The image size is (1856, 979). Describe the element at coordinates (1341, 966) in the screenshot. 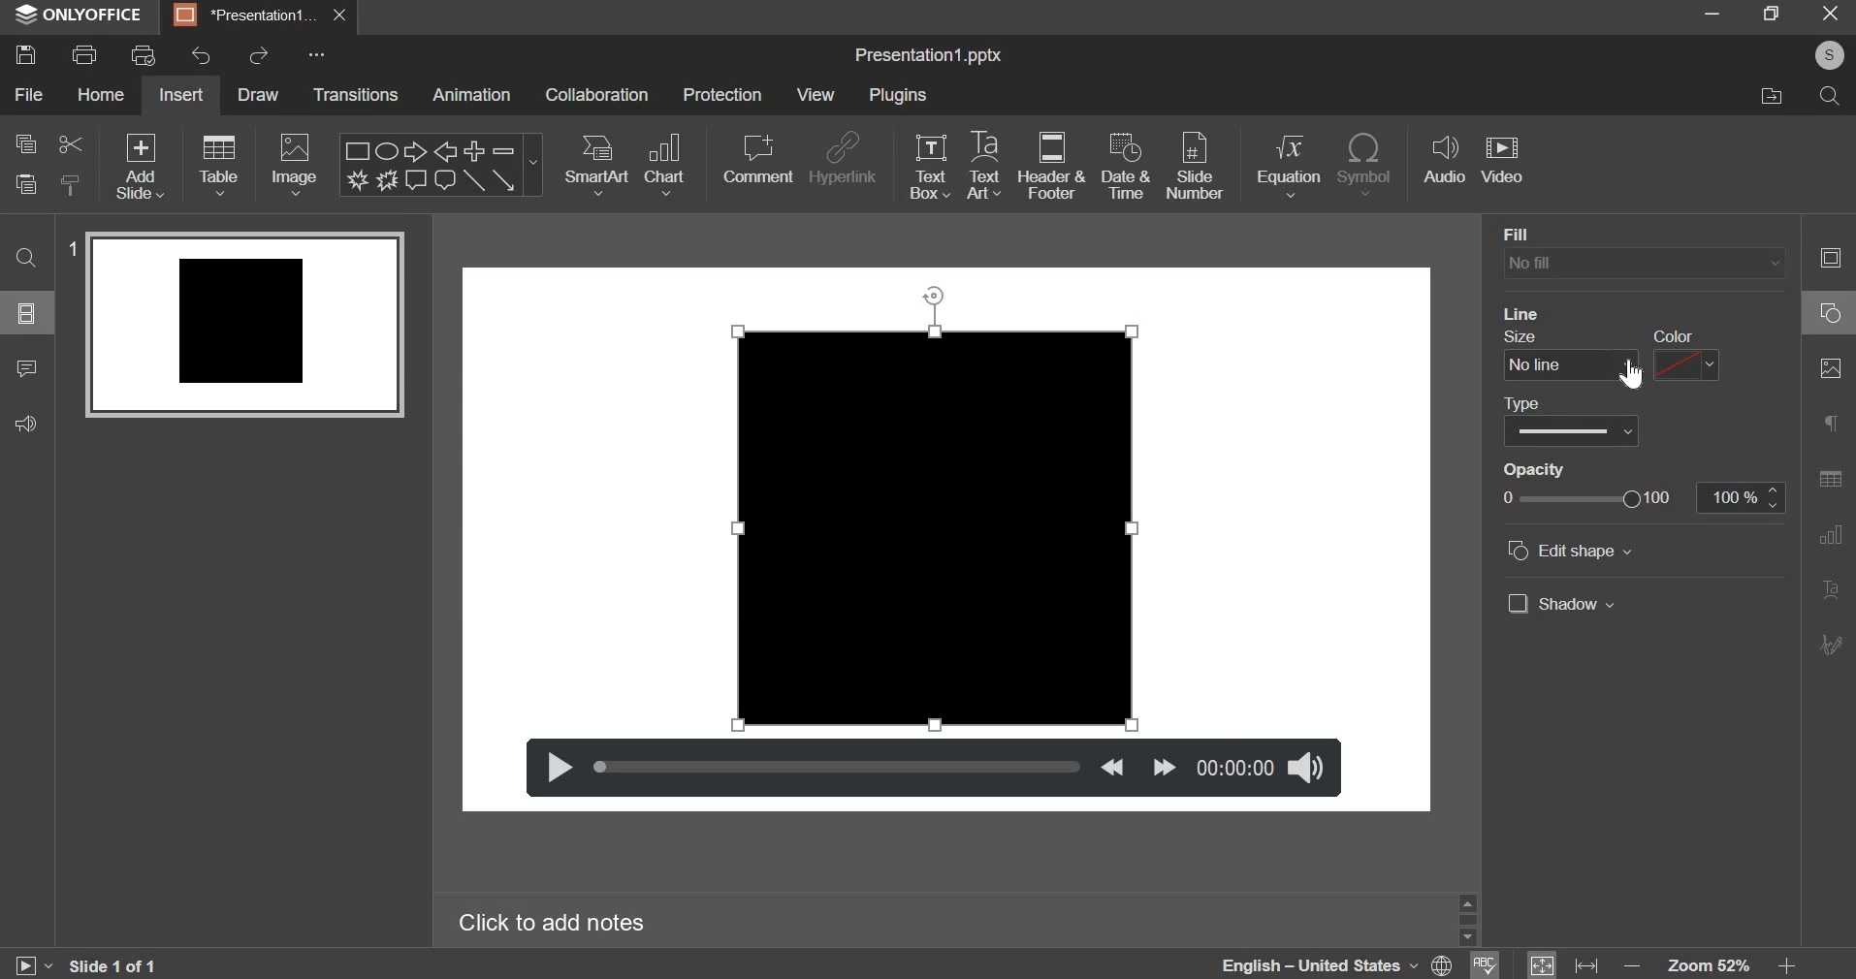

I see `language` at that location.